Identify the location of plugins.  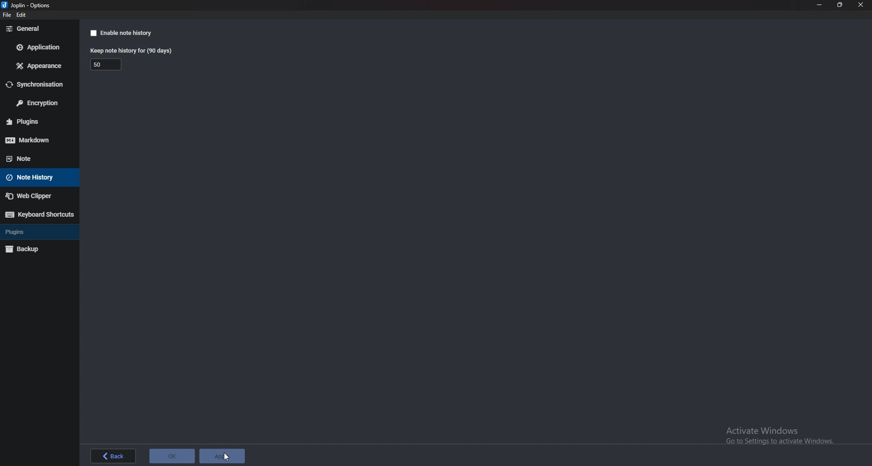
(31, 231).